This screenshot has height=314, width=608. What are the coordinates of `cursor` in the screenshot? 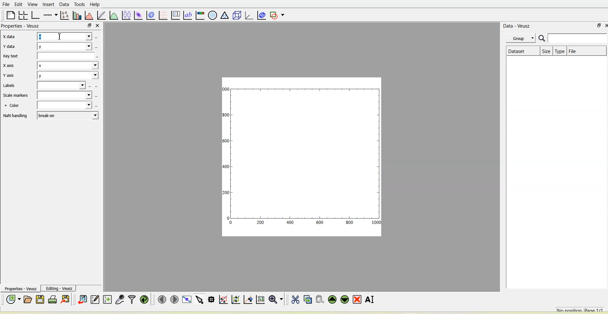 It's located at (60, 36).